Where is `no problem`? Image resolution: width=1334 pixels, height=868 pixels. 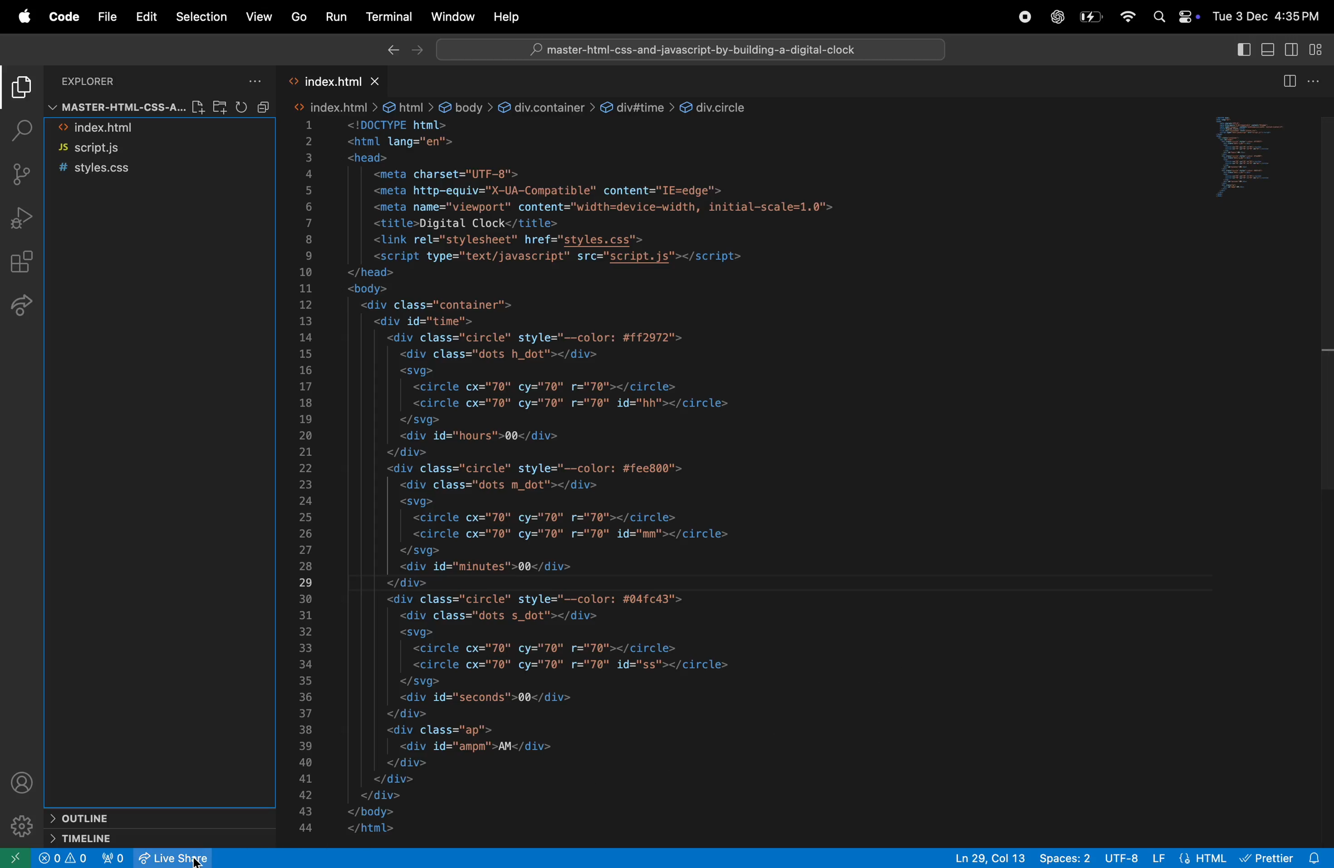
no problem is located at coordinates (63, 858).